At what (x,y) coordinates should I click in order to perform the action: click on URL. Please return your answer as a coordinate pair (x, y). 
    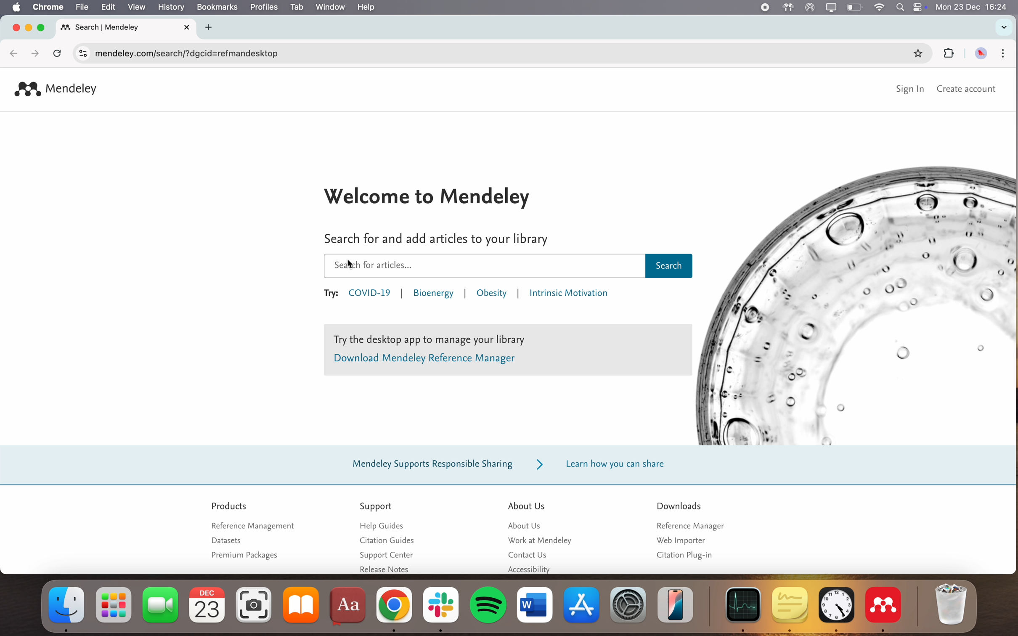
    Looking at the image, I should click on (187, 55).